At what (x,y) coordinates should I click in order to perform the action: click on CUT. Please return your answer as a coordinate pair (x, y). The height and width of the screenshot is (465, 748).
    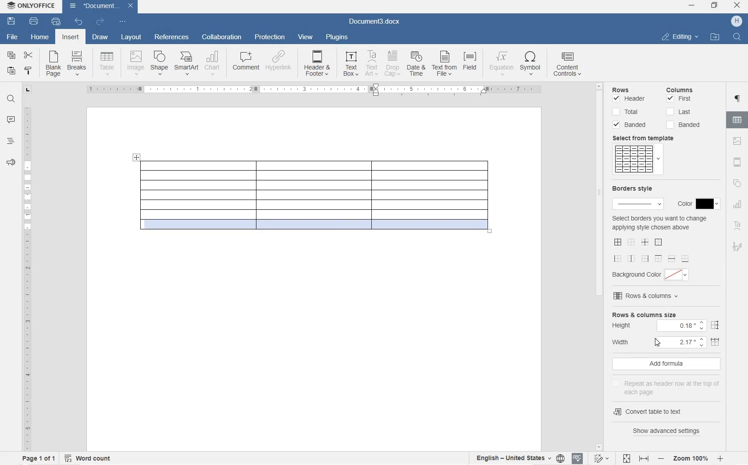
    Looking at the image, I should click on (28, 56).